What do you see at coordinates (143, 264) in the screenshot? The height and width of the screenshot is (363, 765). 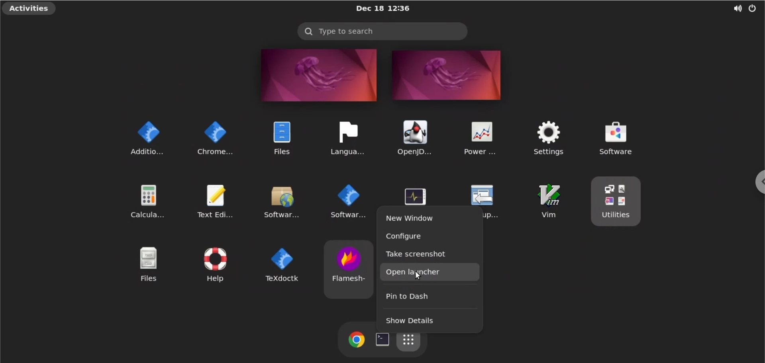 I see `files` at bounding box center [143, 264].